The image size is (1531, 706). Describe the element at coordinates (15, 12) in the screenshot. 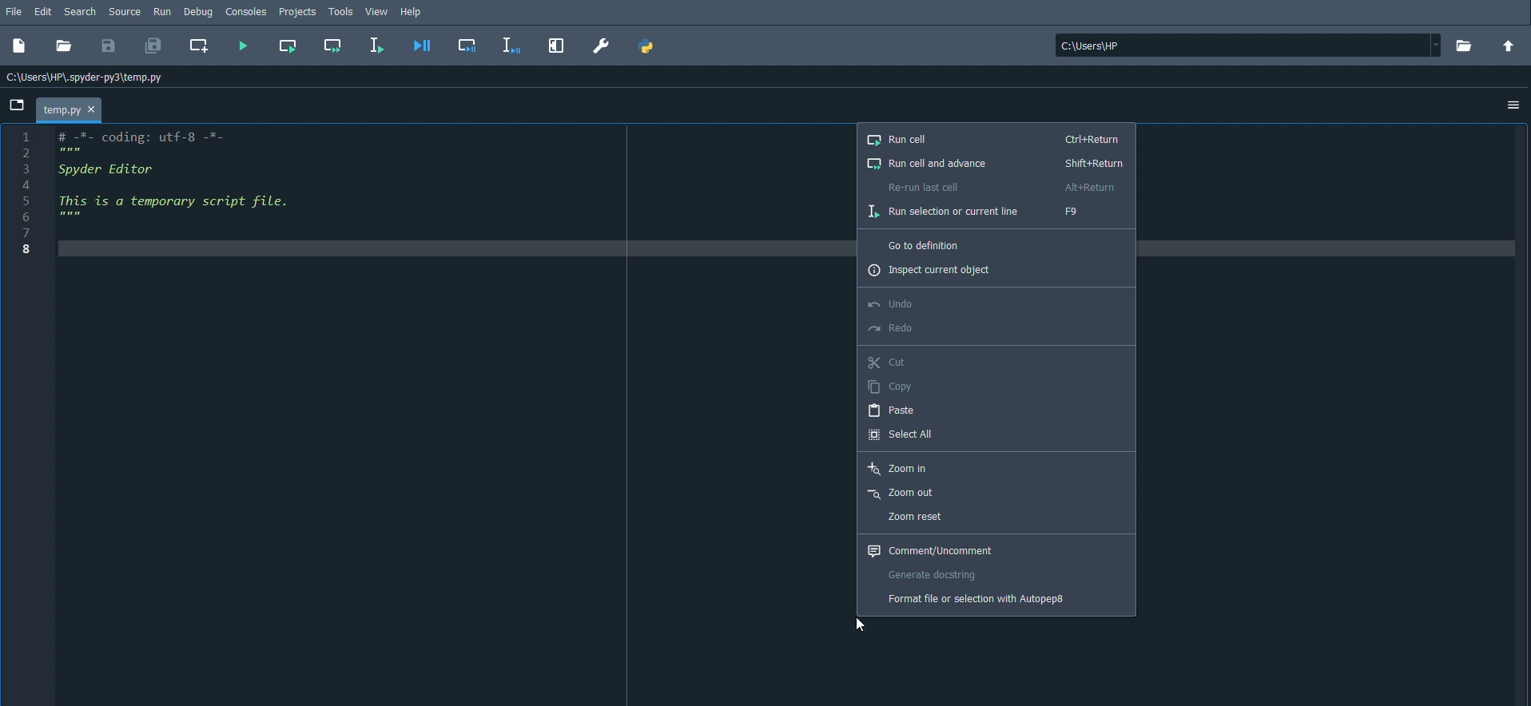

I see `File` at that location.